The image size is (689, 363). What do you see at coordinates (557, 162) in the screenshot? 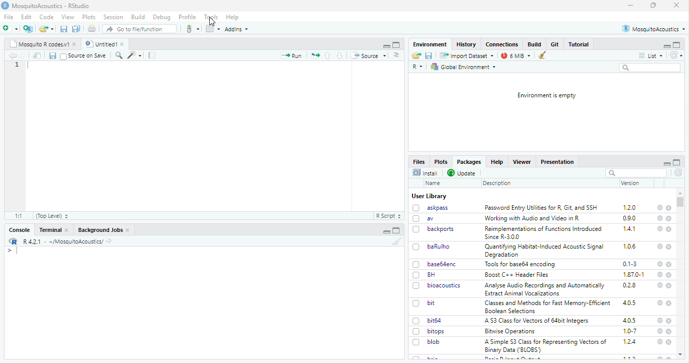
I see `Presentation` at bounding box center [557, 162].